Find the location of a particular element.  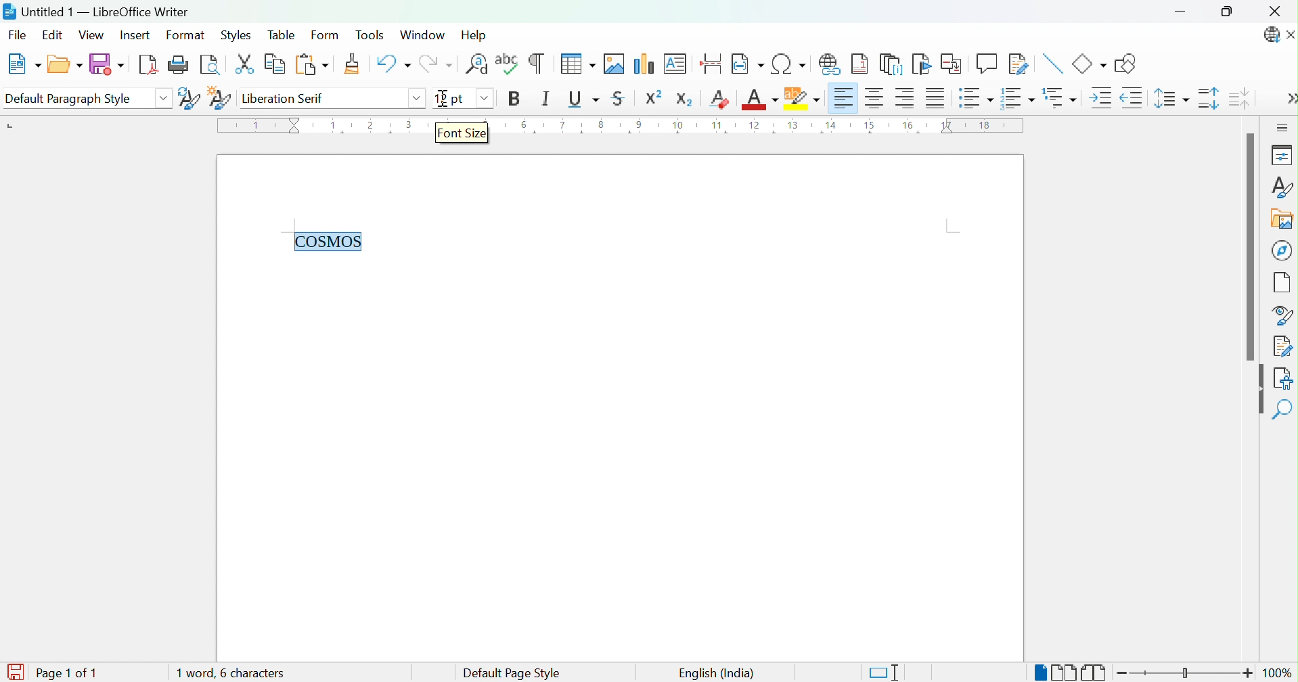

Draw Basic Shapes is located at coordinates (1126, 64).